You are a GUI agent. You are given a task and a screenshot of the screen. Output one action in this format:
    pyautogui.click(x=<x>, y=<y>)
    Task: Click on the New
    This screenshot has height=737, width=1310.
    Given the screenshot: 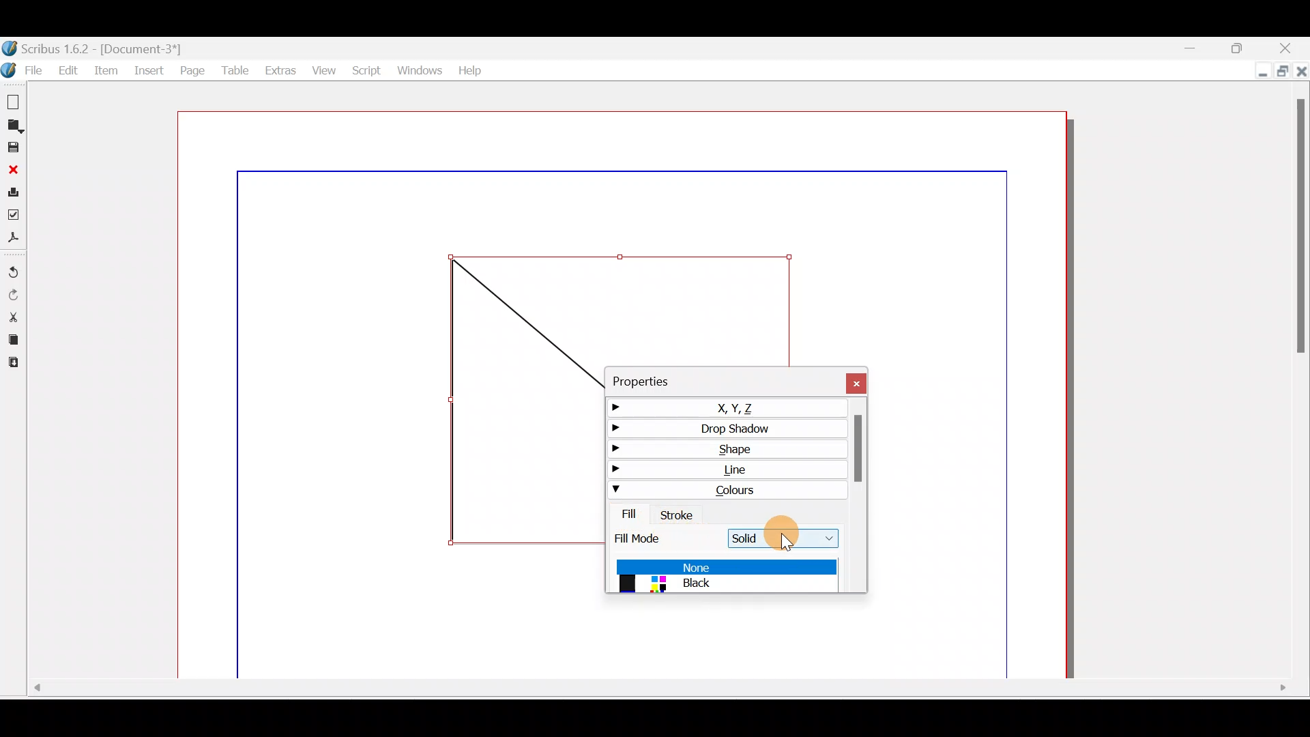 What is the action you would take?
    pyautogui.click(x=14, y=100)
    